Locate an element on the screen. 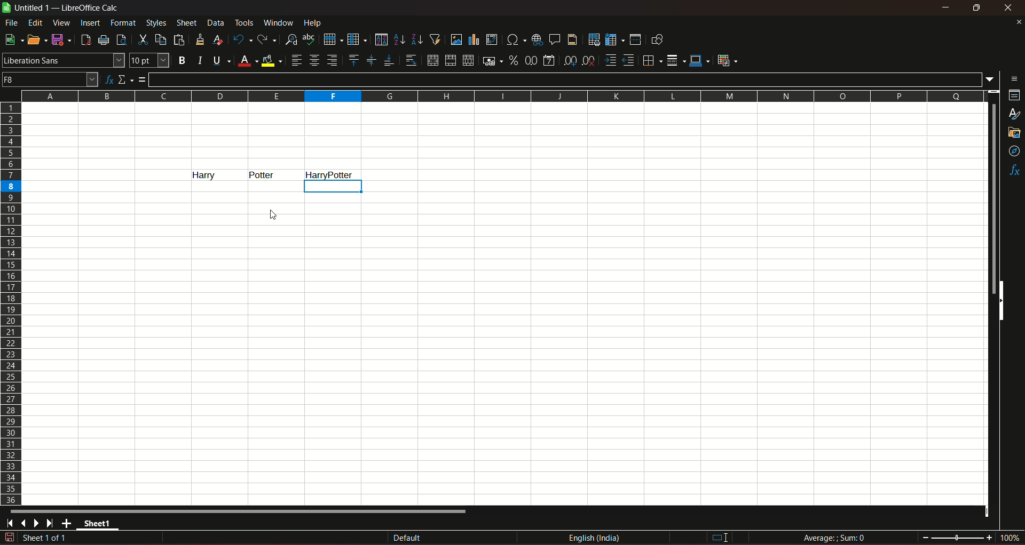 Image resolution: width=1025 pixels, height=545 pixels. columns is located at coordinates (500, 94).